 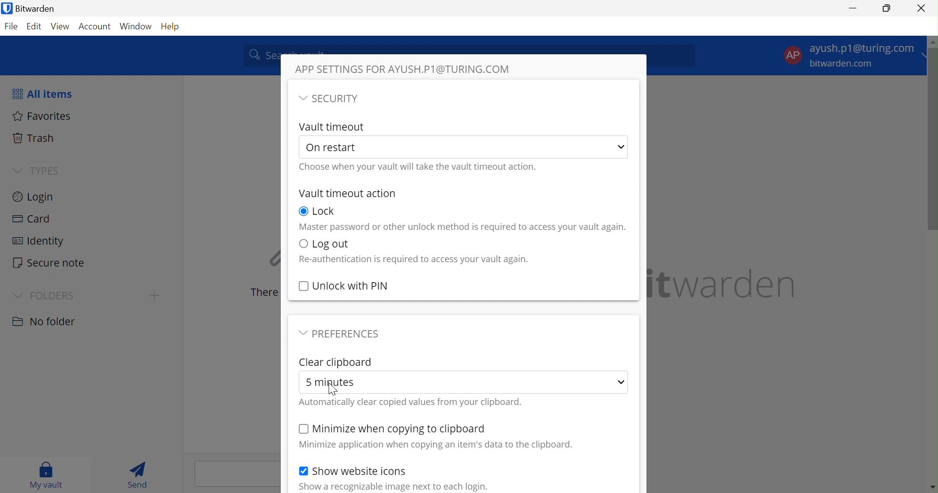 What do you see at coordinates (360, 471) in the screenshot?
I see `Show website icons` at bounding box center [360, 471].